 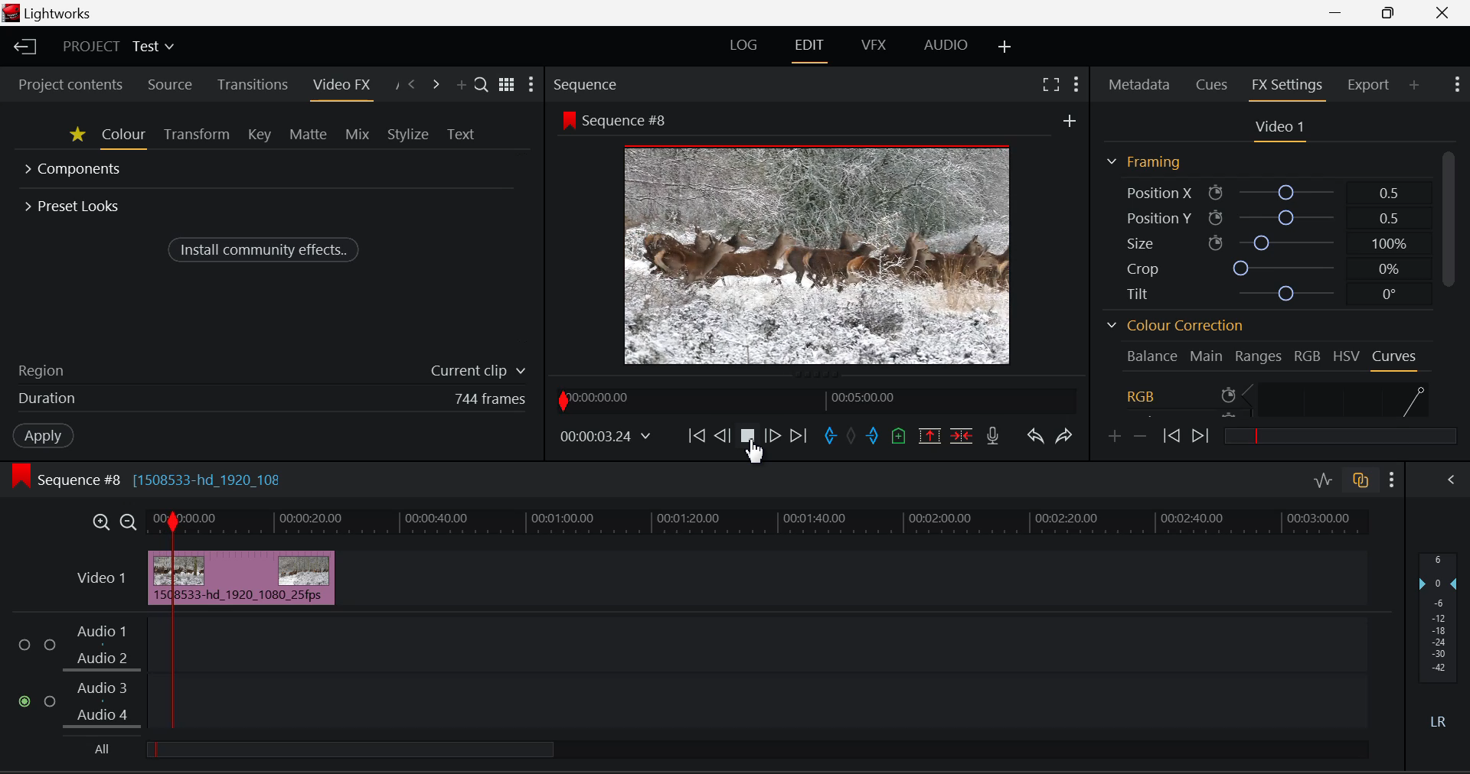 I want to click on Go Forward, so click(x=775, y=434).